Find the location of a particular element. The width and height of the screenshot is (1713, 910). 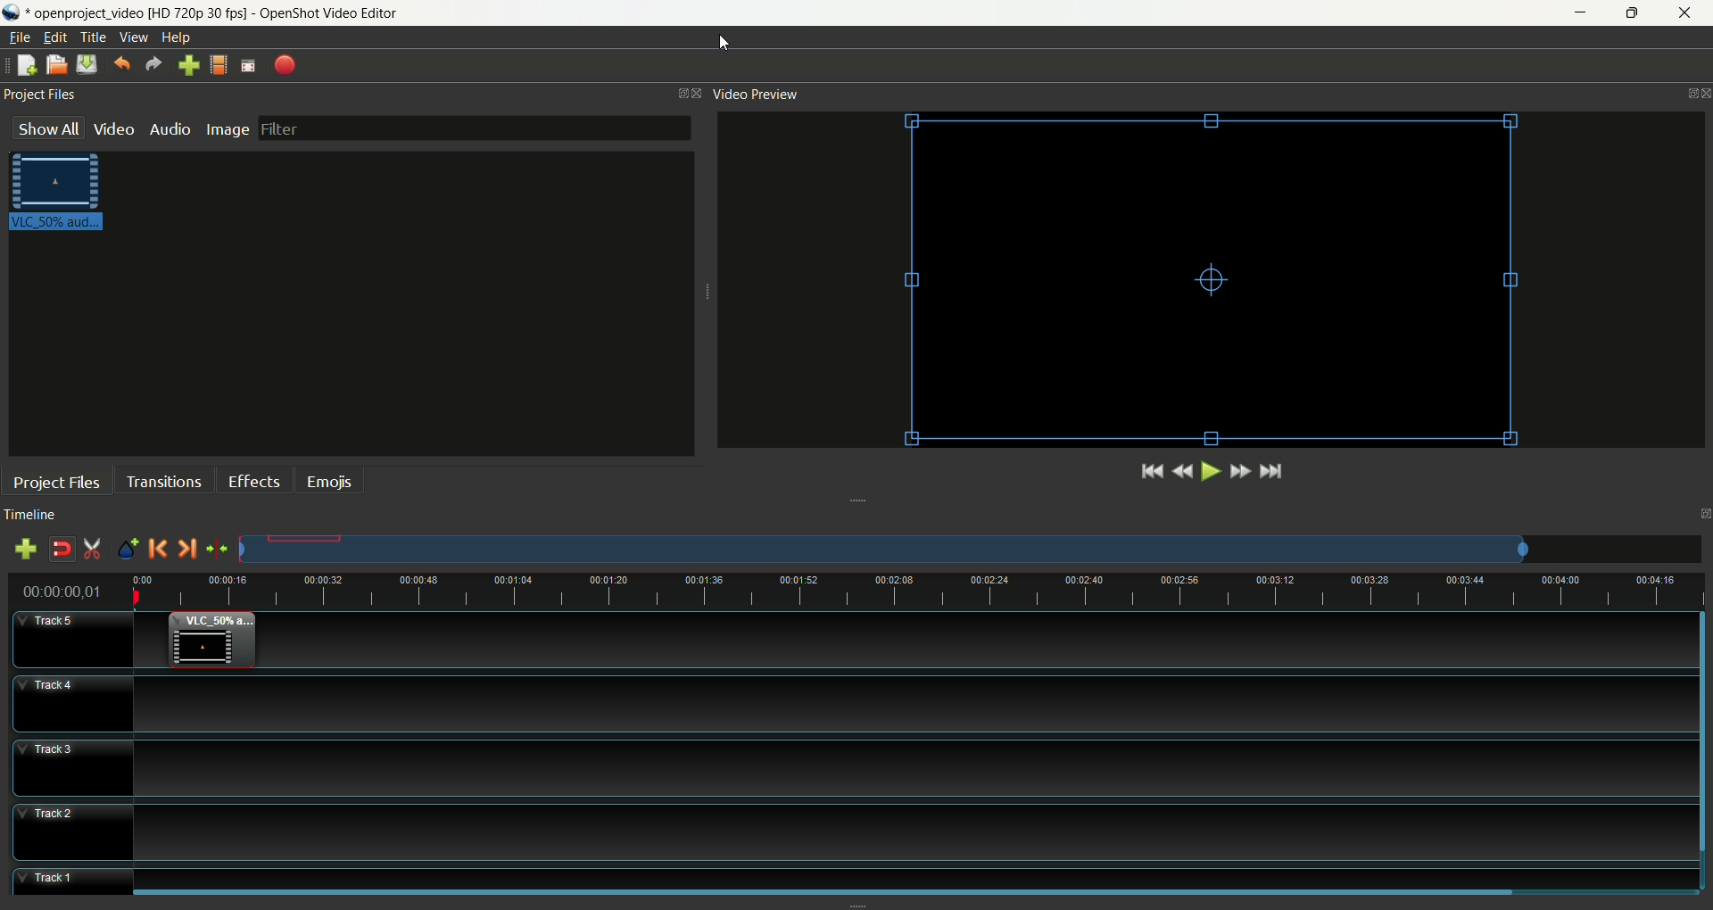

choose profile is located at coordinates (218, 65).